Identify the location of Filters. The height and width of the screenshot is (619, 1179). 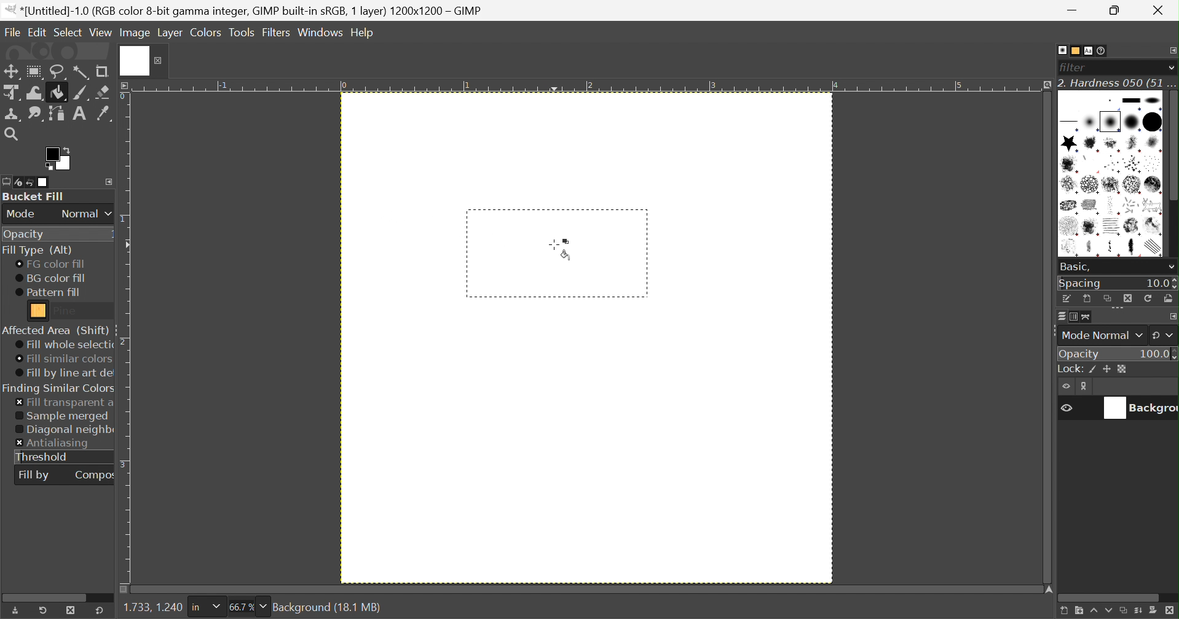
(276, 33).